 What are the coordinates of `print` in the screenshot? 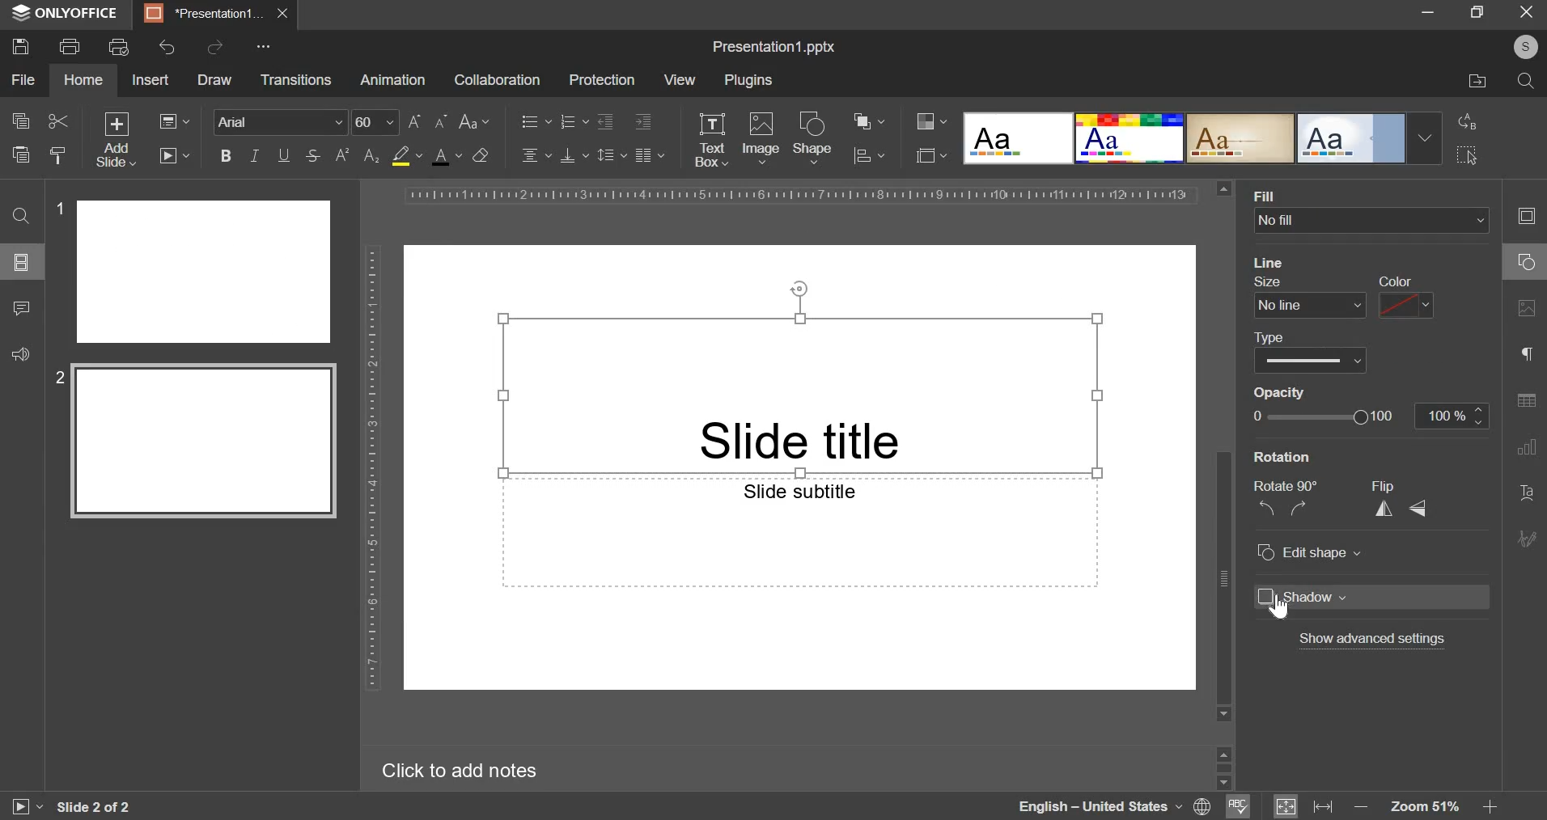 It's located at (69, 44).